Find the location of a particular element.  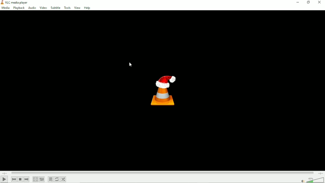

show extended settings is located at coordinates (42, 179).